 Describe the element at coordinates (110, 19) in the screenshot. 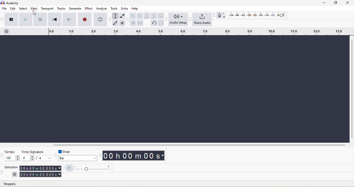

I see `audacity tools toolbar` at that location.